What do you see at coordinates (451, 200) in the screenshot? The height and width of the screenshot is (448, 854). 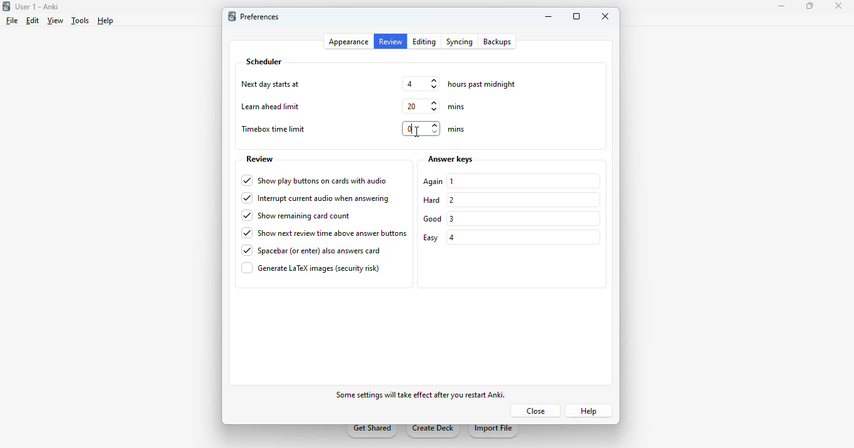 I see `2` at bounding box center [451, 200].